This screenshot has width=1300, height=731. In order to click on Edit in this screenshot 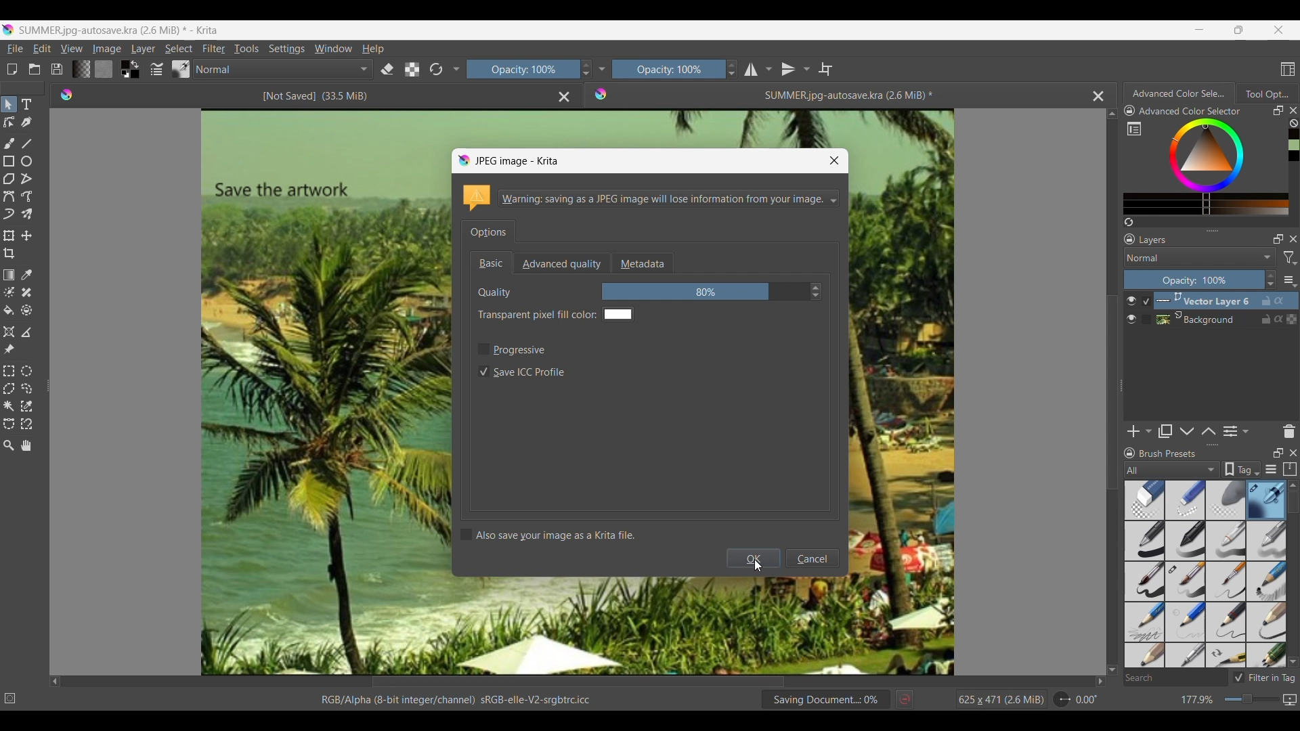, I will do `click(42, 48)`.